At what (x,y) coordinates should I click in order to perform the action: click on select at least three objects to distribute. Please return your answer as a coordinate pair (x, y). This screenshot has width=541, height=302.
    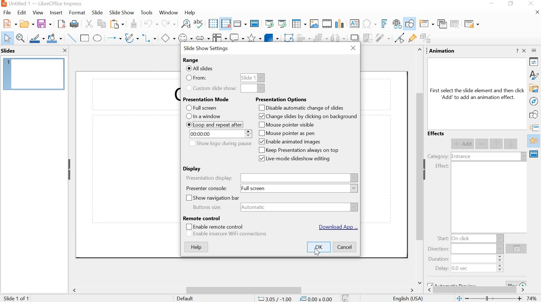
    Looking at the image, I should click on (338, 39).